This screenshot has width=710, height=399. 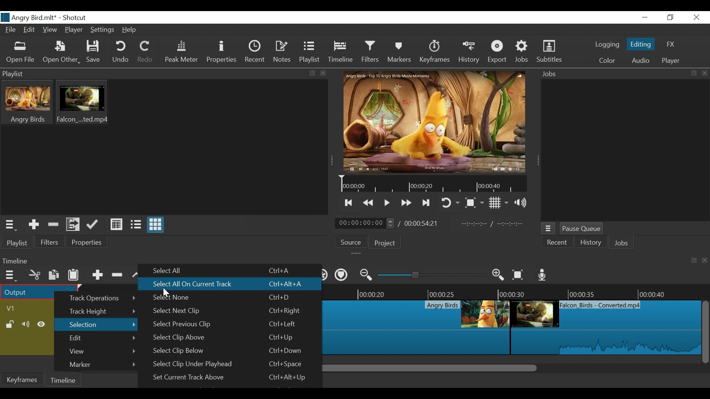 I want to click on Marker, so click(x=101, y=365).